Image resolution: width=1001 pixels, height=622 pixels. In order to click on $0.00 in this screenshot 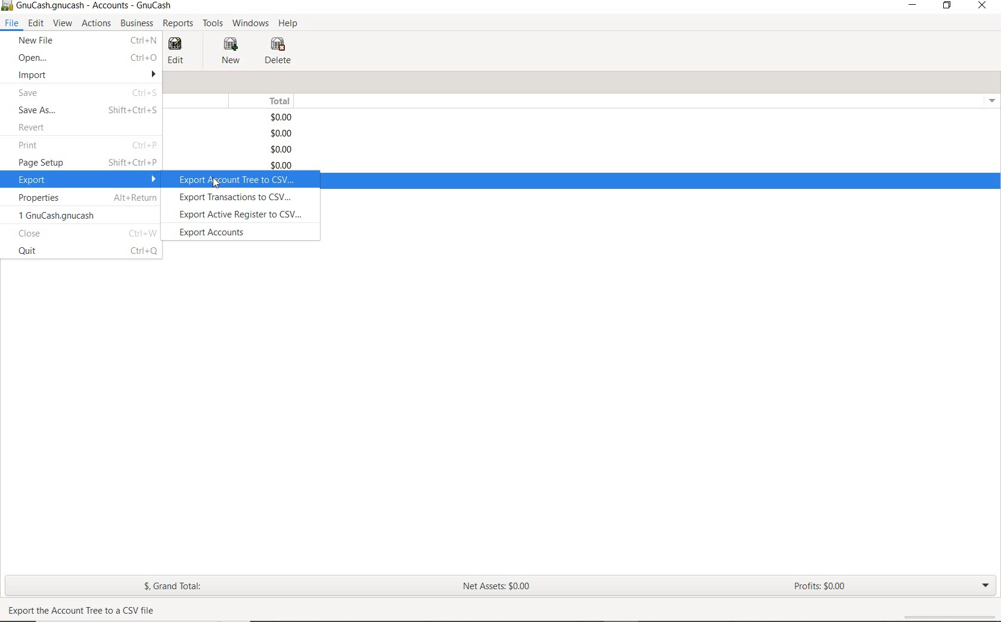, I will do `click(282, 133)`.